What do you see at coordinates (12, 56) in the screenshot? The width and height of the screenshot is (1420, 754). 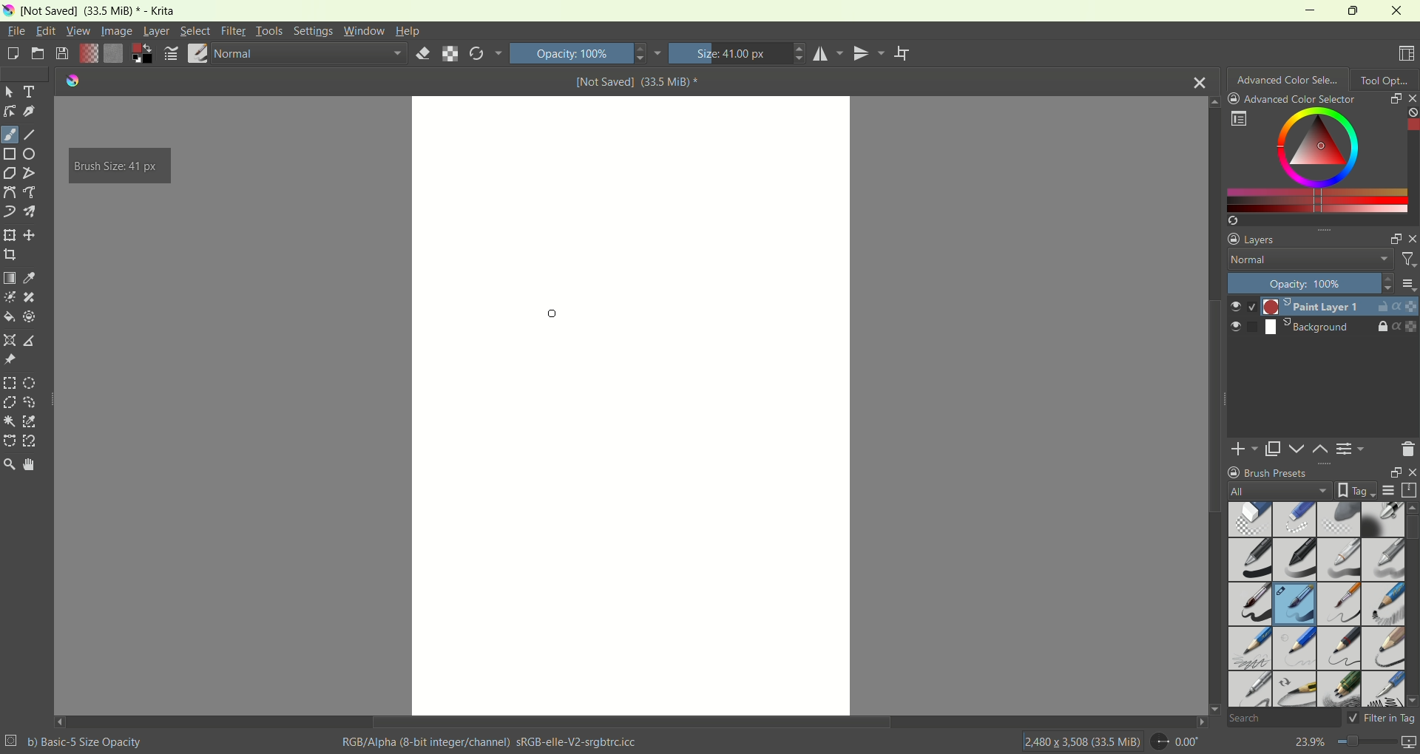 I see `create a new document` at bounding box center [12, 56].